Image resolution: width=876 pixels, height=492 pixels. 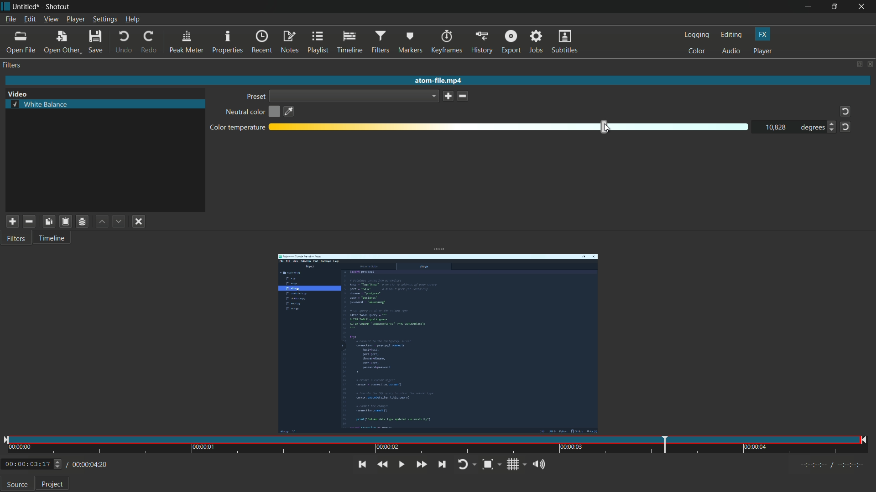 I want to click on player menu, so click(x=76, y=19).